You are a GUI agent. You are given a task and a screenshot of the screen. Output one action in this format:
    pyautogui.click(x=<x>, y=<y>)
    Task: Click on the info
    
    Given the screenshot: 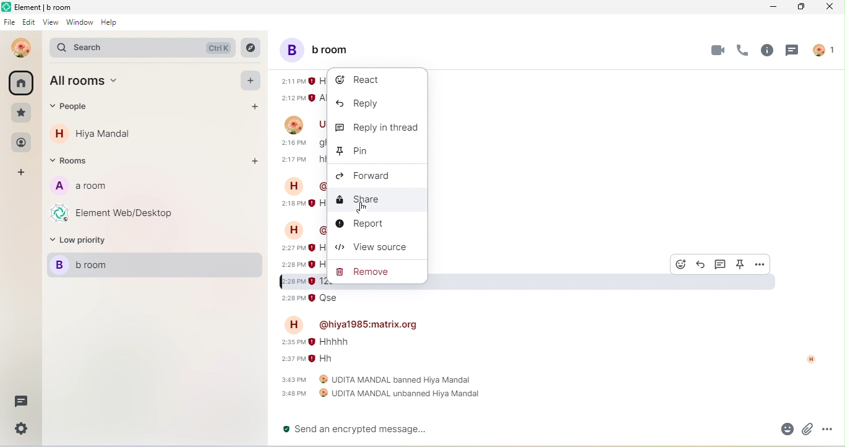 What is the action you would take?
    pyautogui.click(x=766, y=53)
    